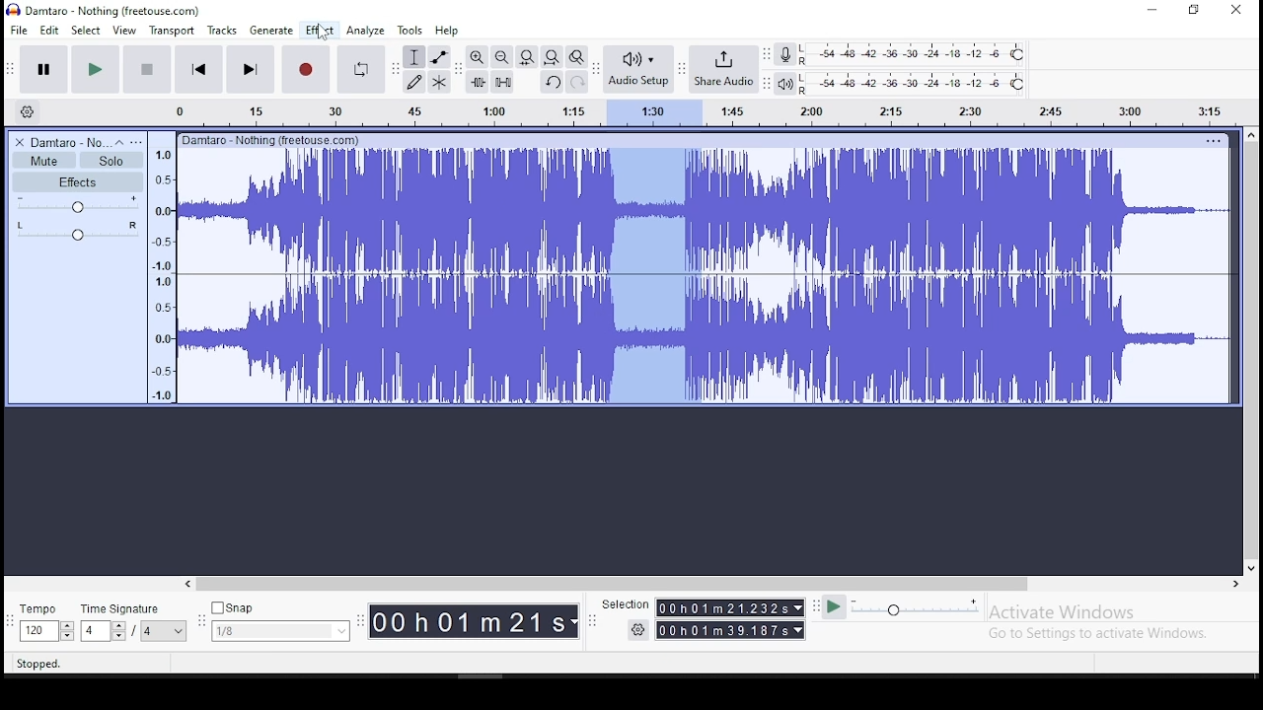 Image resolution: width=1263 pixels, height=710 pixels. I want to click on record, so click(304, 69).